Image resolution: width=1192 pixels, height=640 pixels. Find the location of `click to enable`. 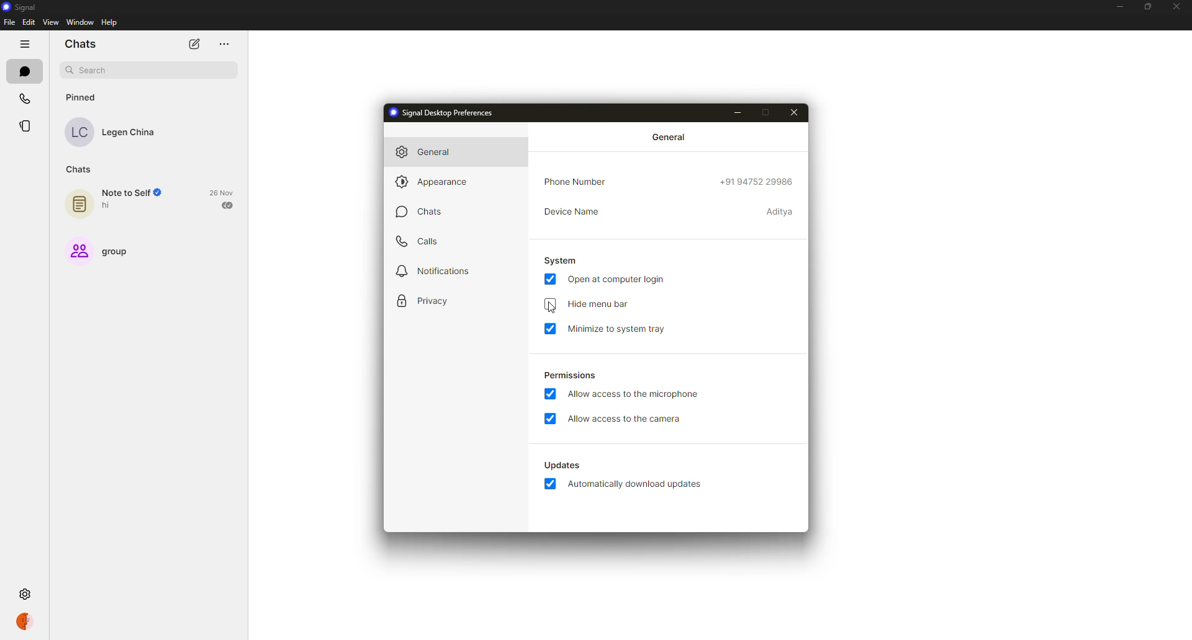

click to enable is located at coordinates (549, 304).